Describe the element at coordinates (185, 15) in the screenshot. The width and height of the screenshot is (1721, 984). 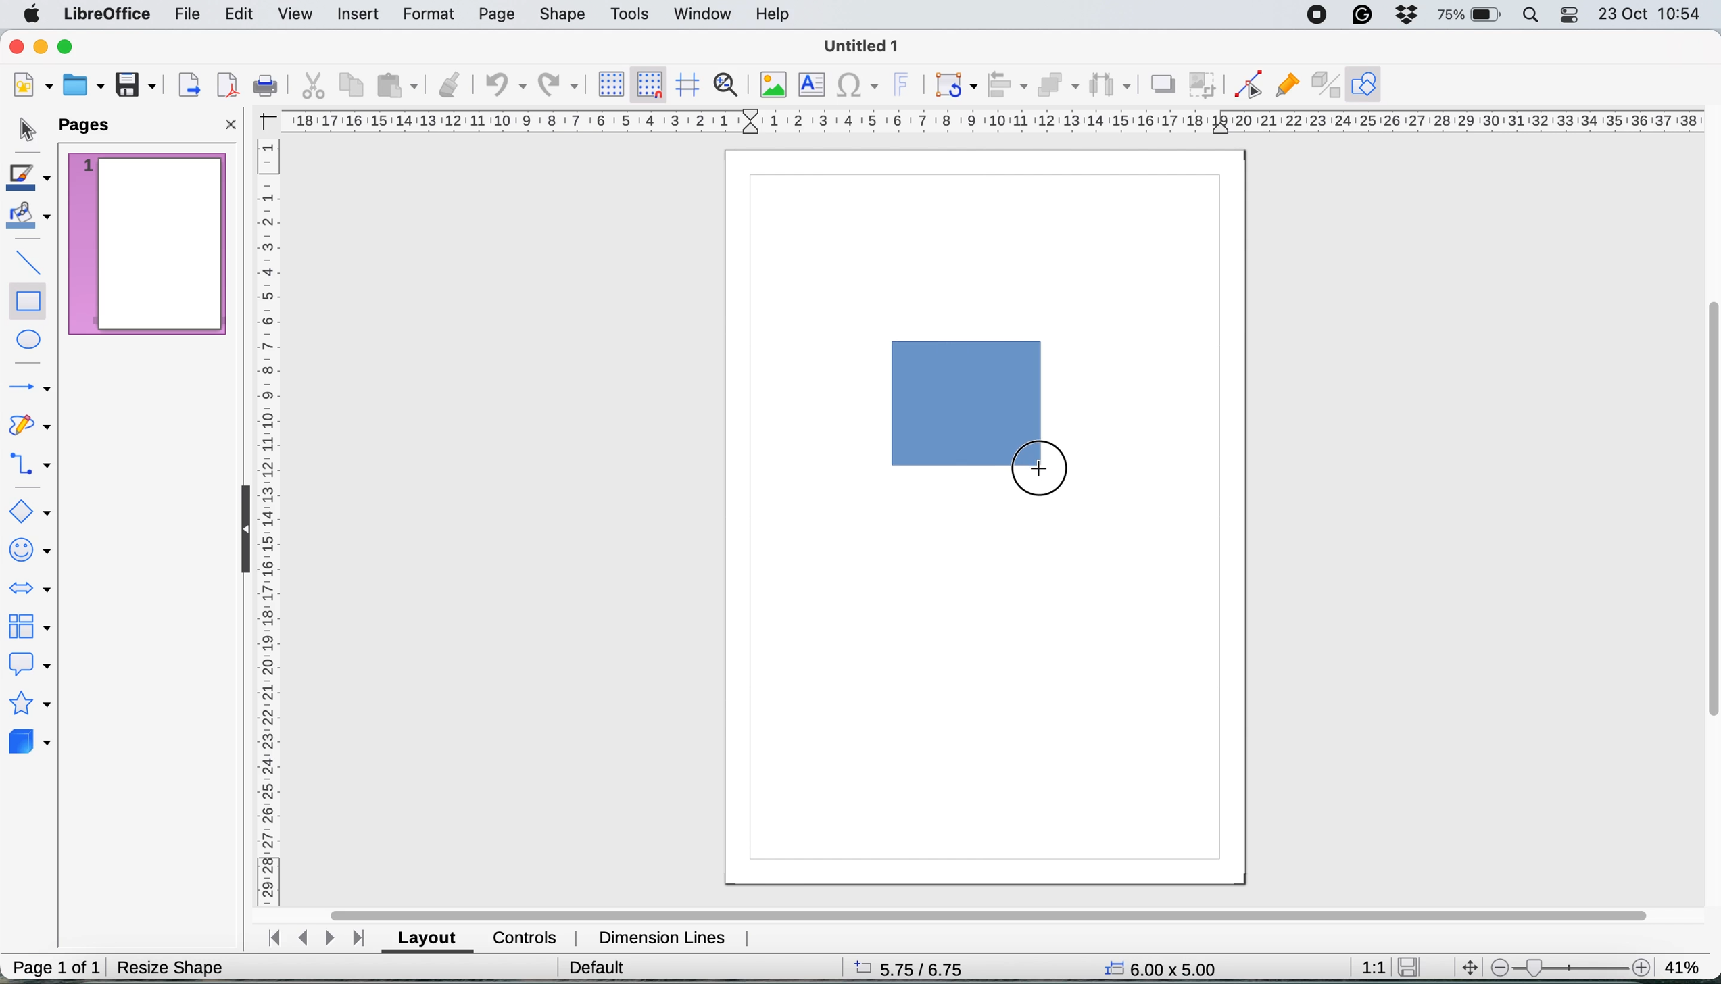
I see `file` at that location.